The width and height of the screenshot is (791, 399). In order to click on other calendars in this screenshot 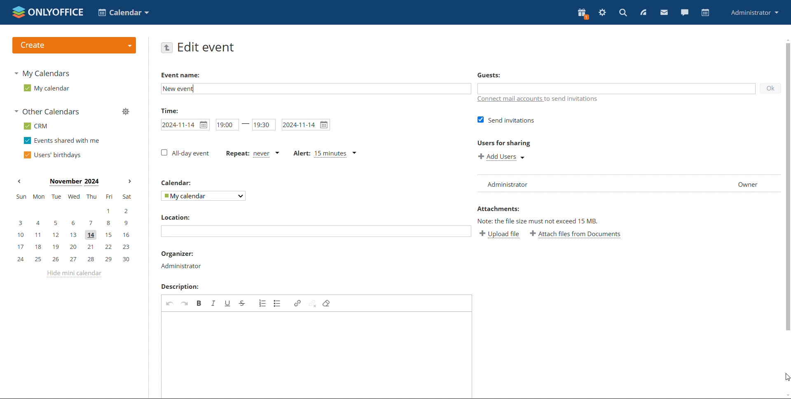, I will do `click(47, 111)`.